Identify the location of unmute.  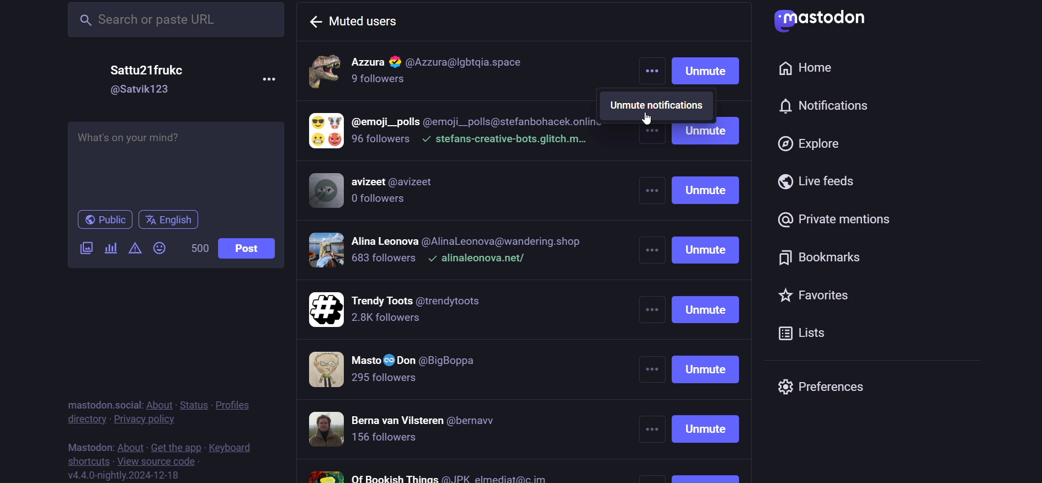
(705, 71).